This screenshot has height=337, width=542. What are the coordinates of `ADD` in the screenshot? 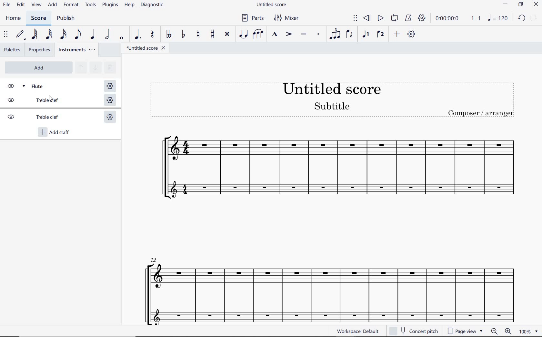 It's located at (397, 34).